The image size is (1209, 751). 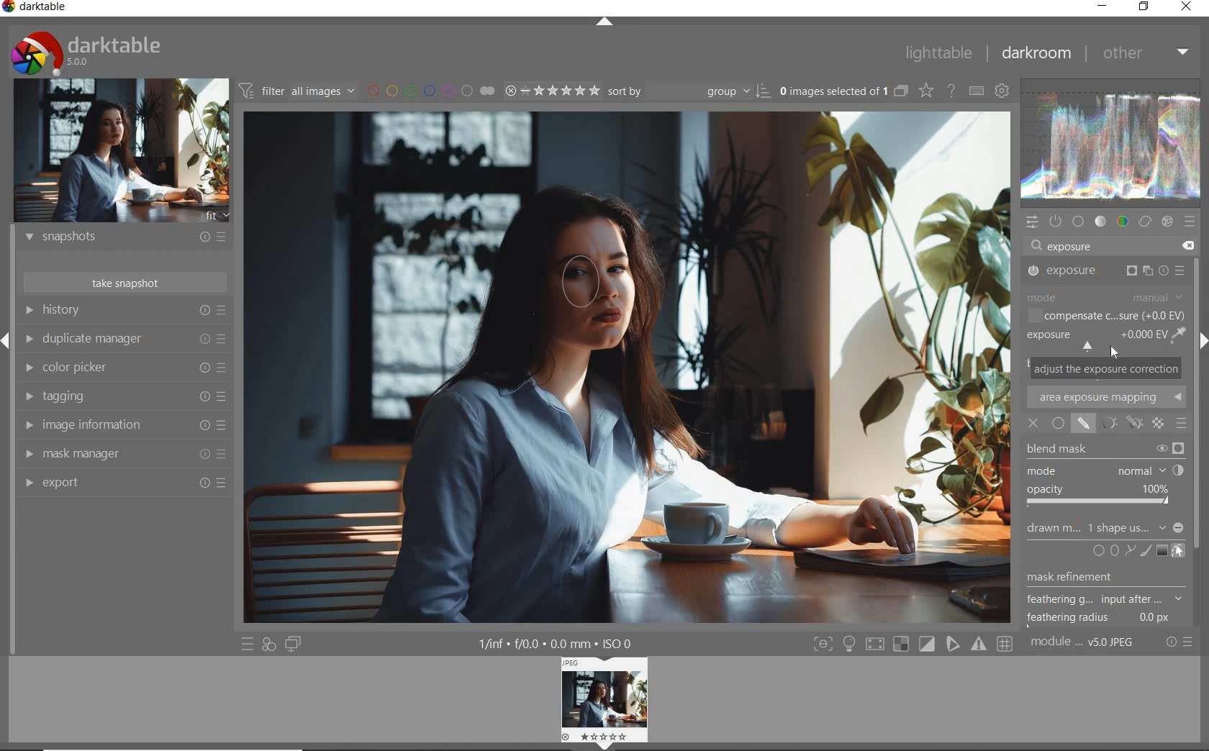 I want to click on module, so click(x=1085, y=644).